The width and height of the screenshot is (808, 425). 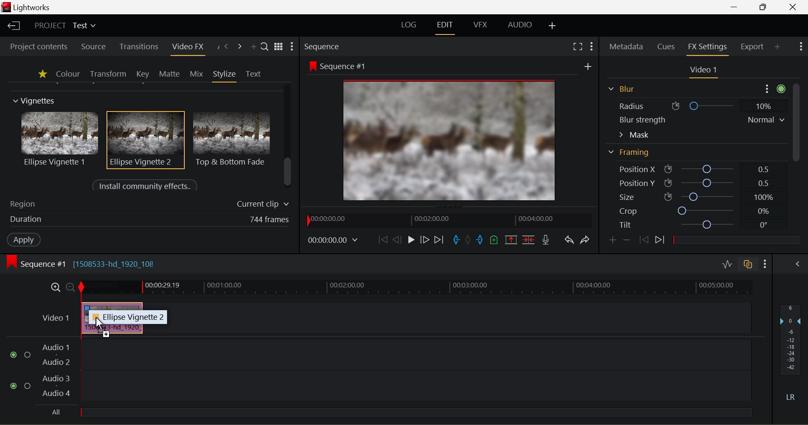 What do you see at coordinates (108, 74) in the screenshot?
I see `Transform` at bounding box center [108, 74].